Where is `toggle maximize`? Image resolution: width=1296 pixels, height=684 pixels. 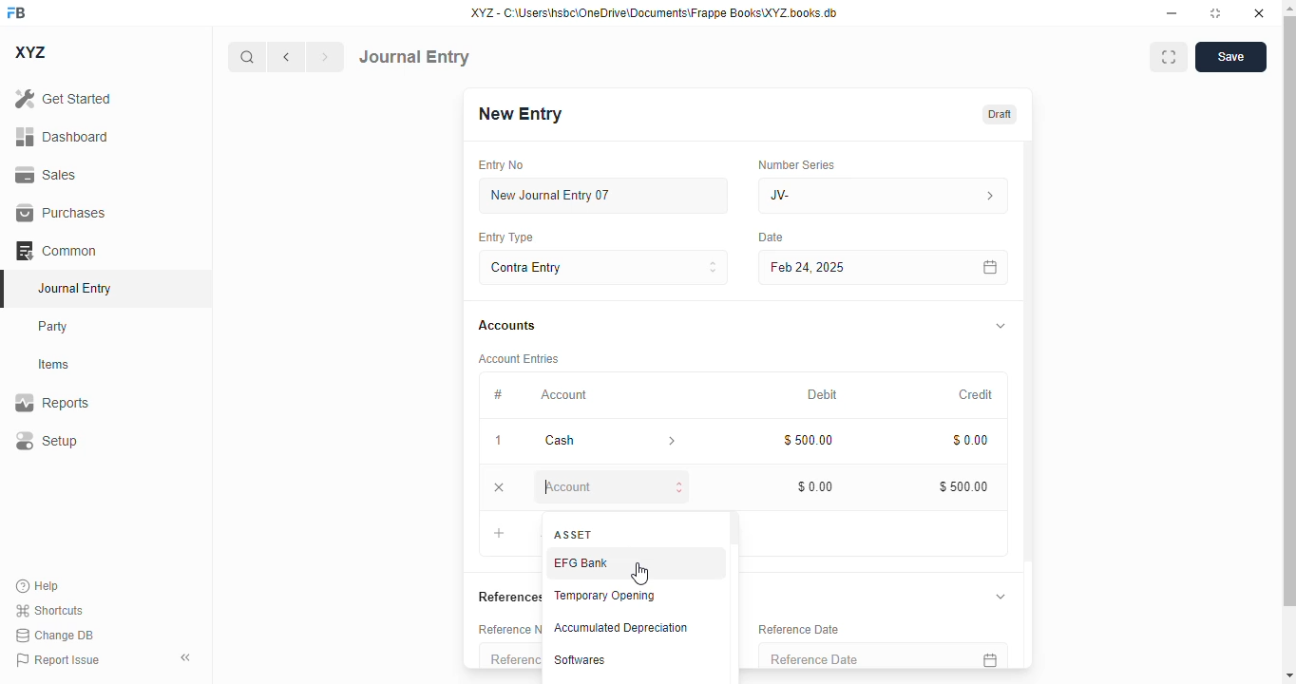 toggle maximize is located at coordinates (1214, 13).